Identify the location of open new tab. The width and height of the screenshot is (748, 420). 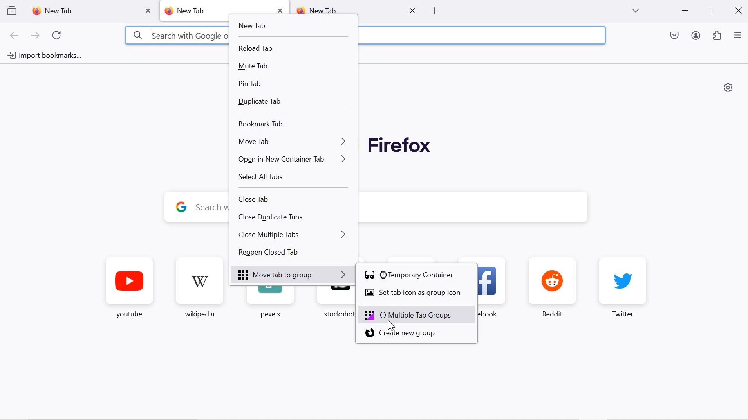
(434, 10).